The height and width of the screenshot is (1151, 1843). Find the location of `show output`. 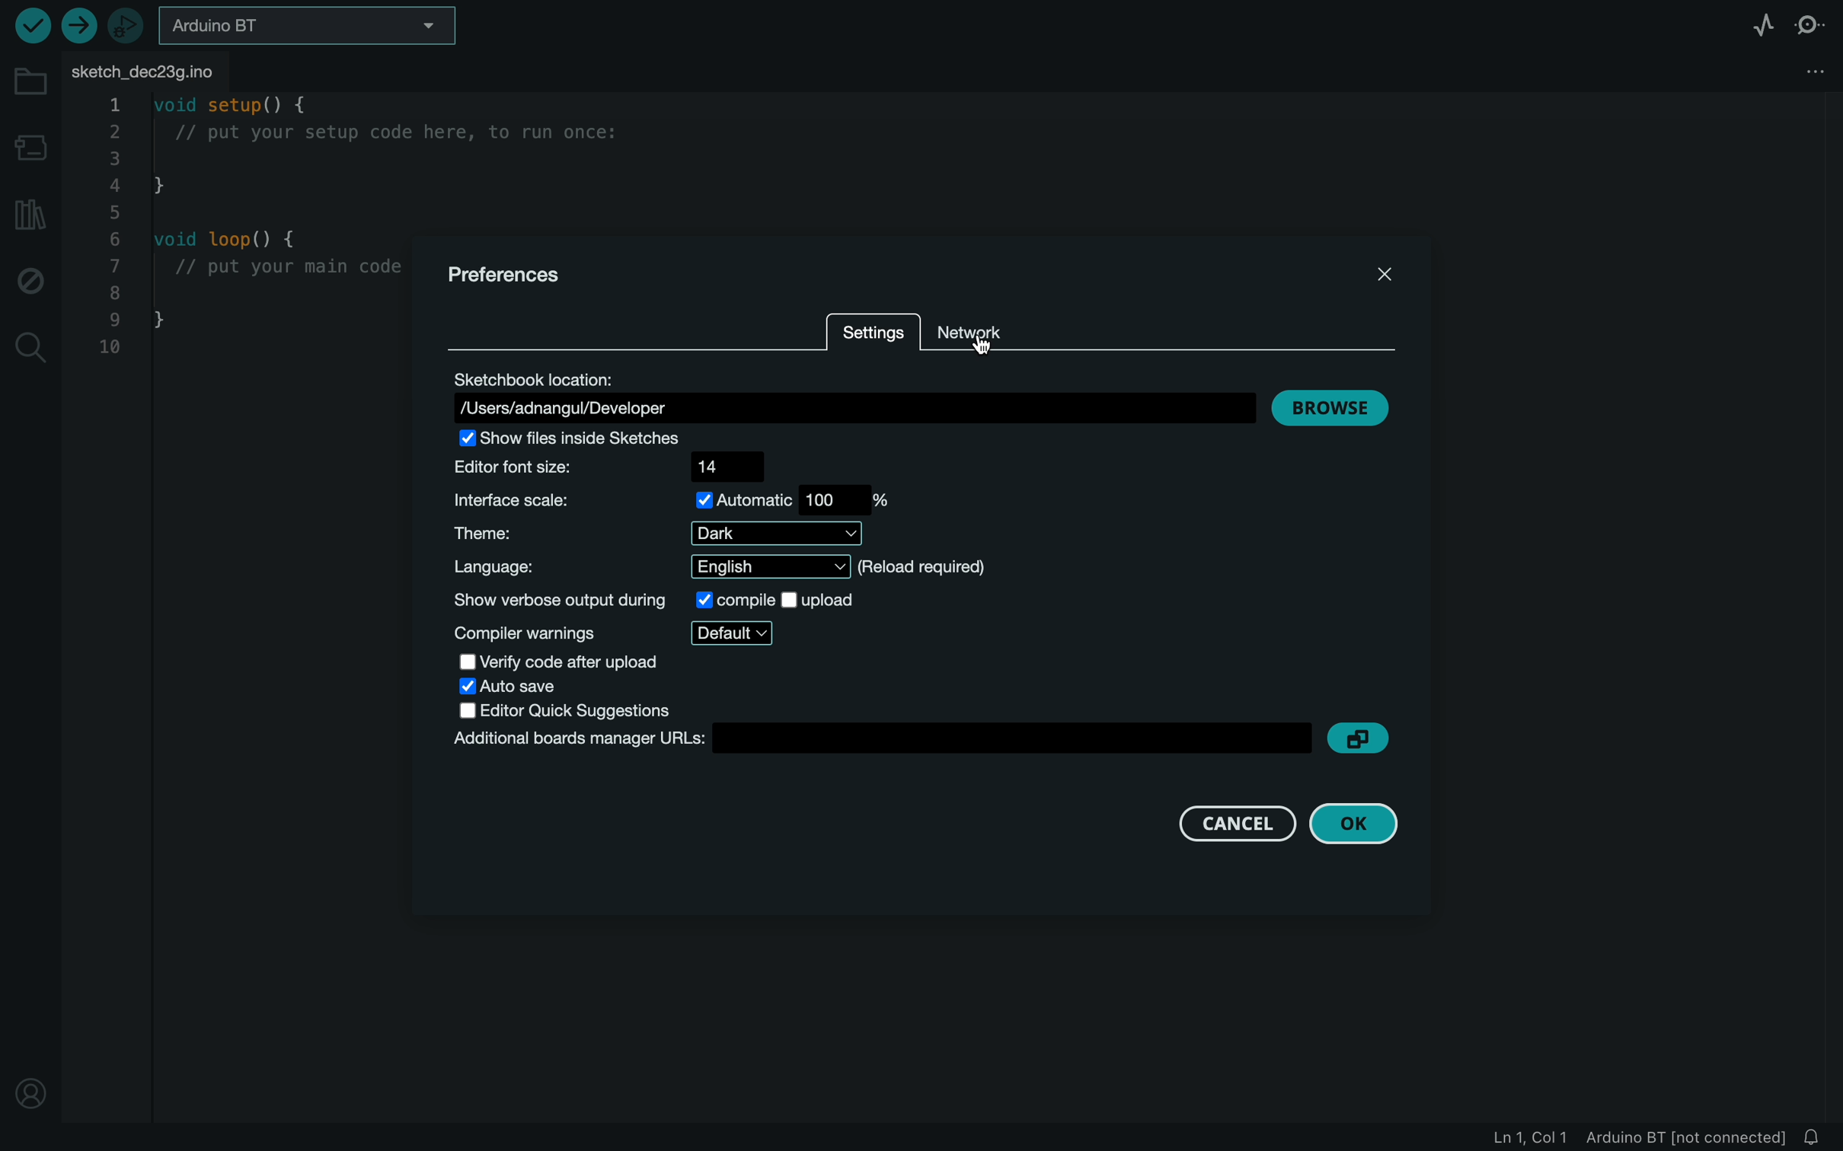

show output is located at coordinates (653, 600).